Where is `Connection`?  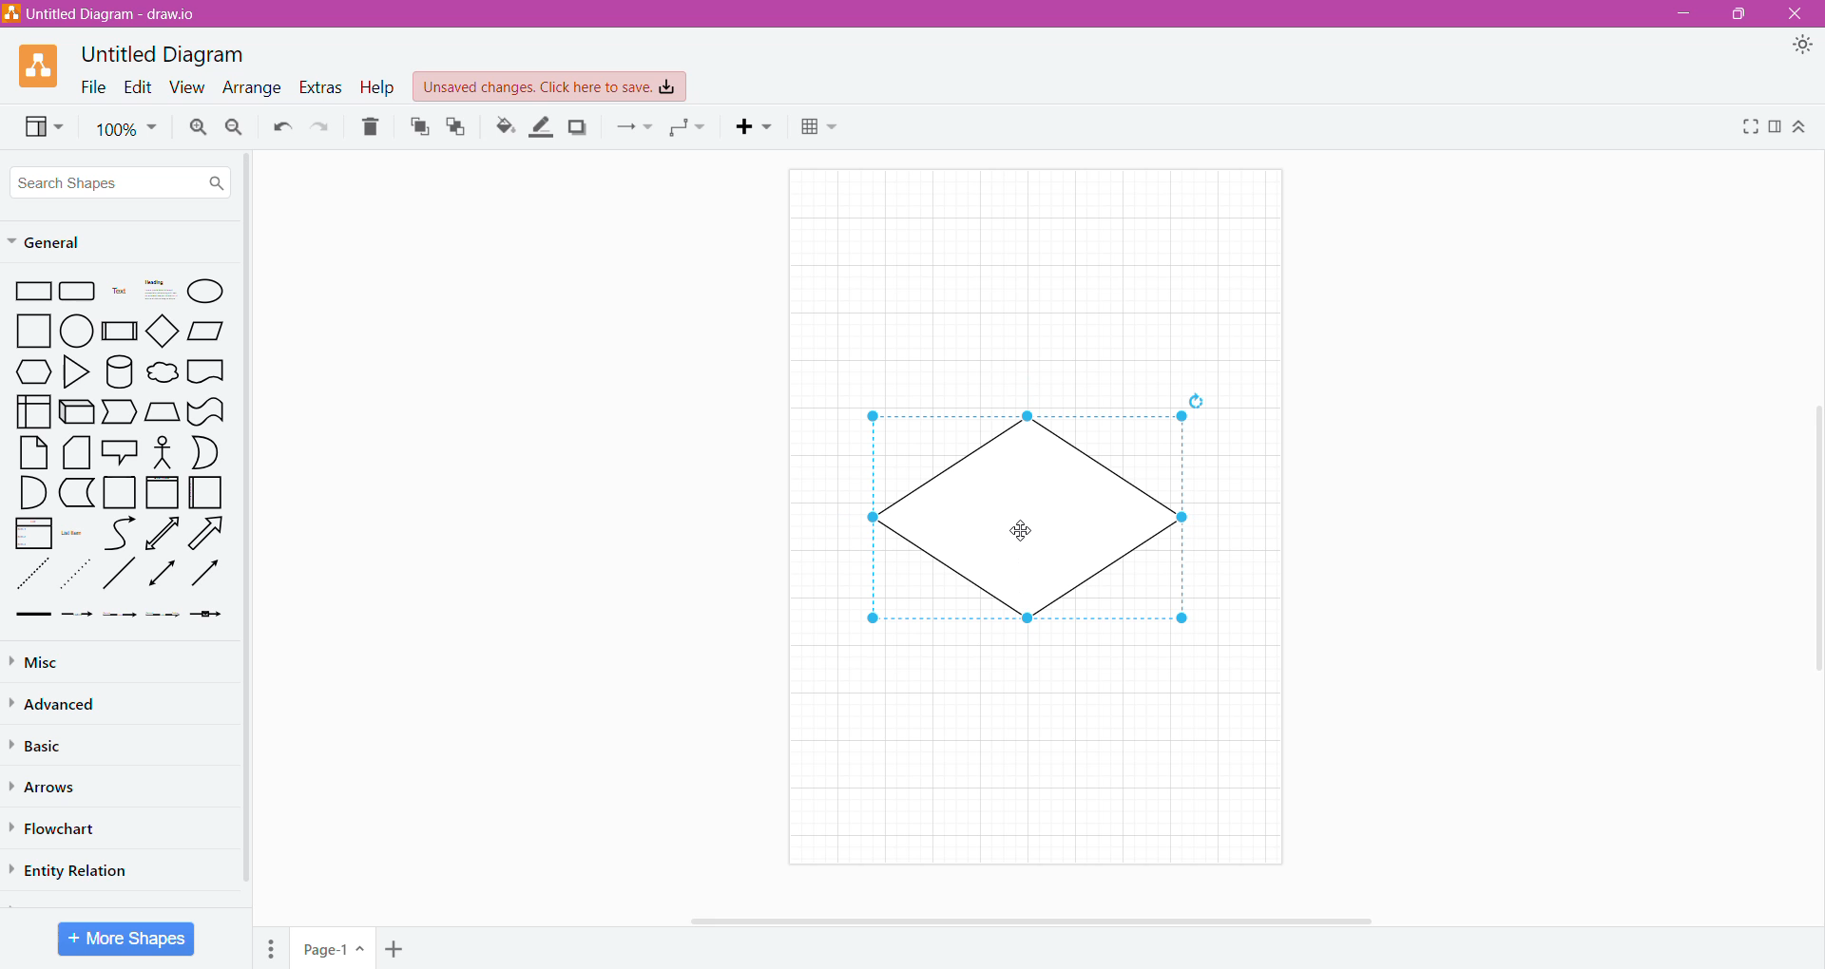
Connection is located at coordinates (634, 126).